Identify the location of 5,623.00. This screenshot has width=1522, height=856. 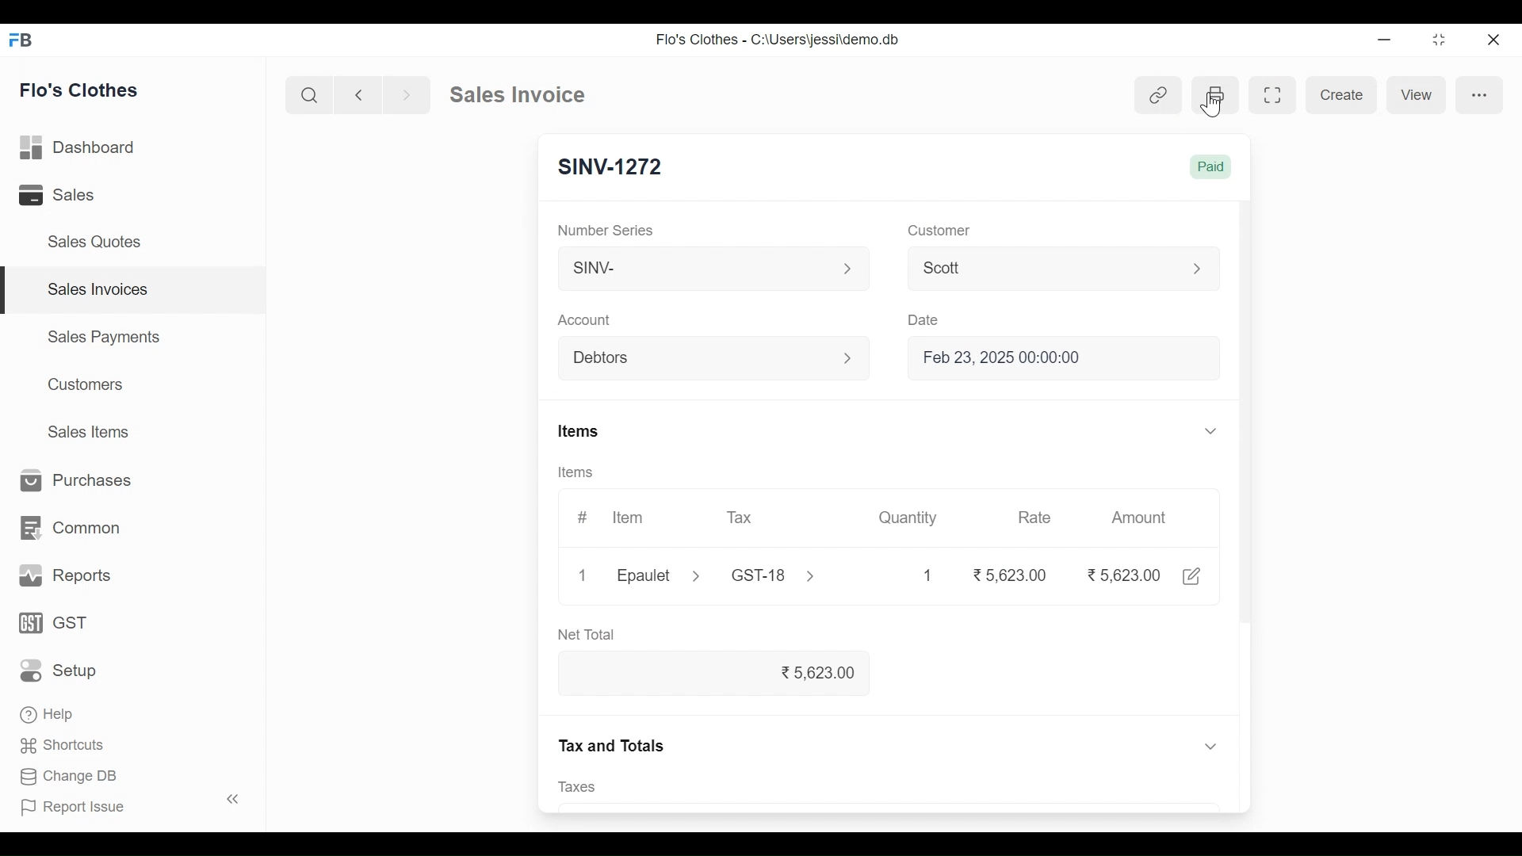
(1006, 574).